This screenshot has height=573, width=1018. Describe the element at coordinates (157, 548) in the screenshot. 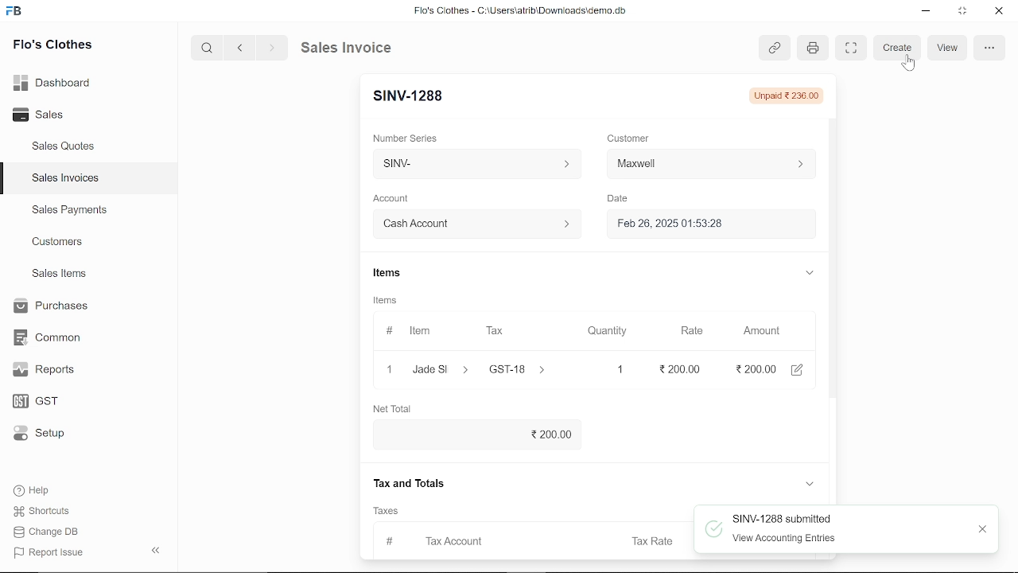

I see `hide` at that location.